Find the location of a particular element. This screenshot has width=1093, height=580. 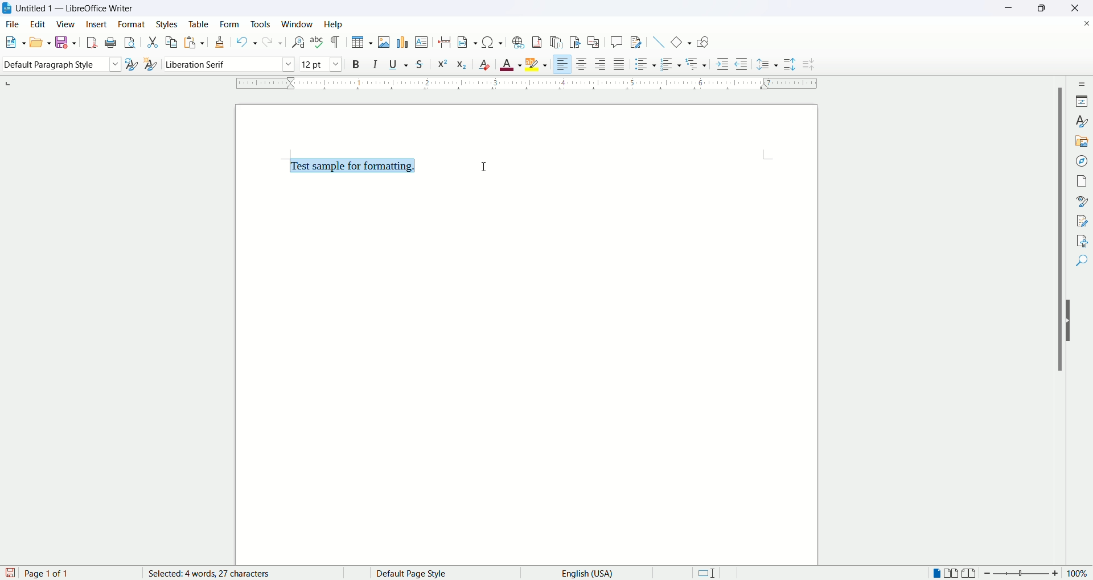

highlighting color is located at coordinates (537, 64).